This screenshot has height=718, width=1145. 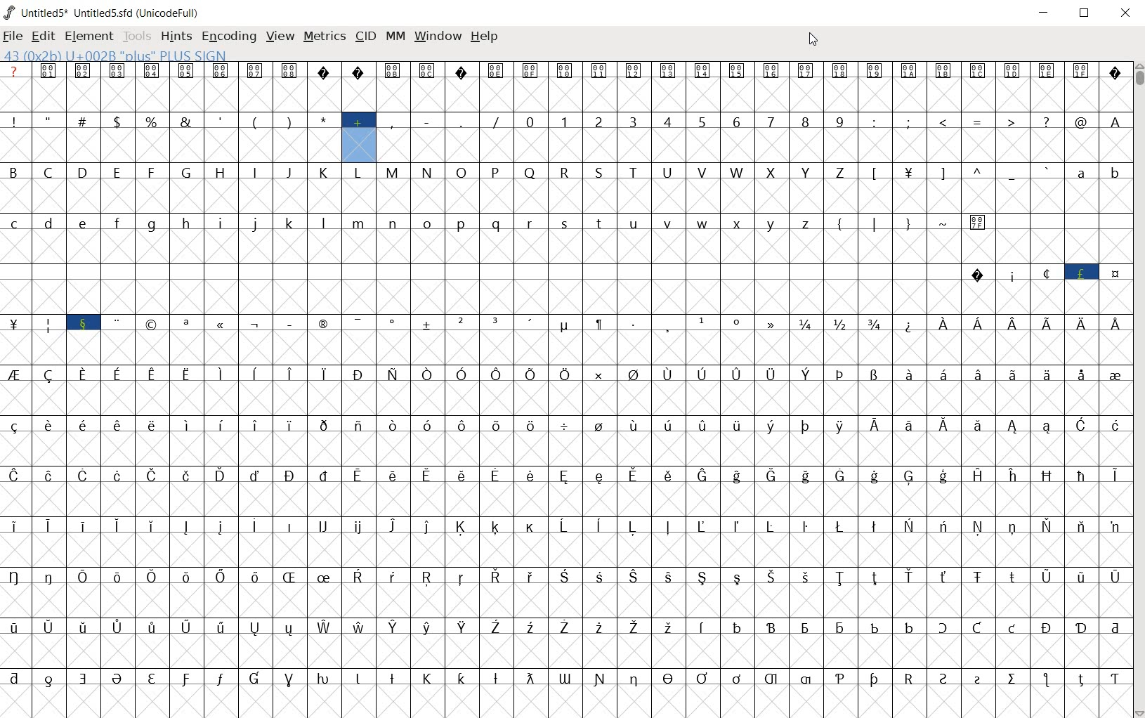 I want to click on minimize, so click(x=1044, y=13).